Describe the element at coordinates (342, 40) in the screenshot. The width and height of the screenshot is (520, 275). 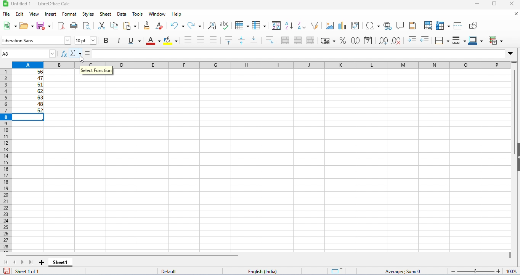
I see `format as percent` at that location.